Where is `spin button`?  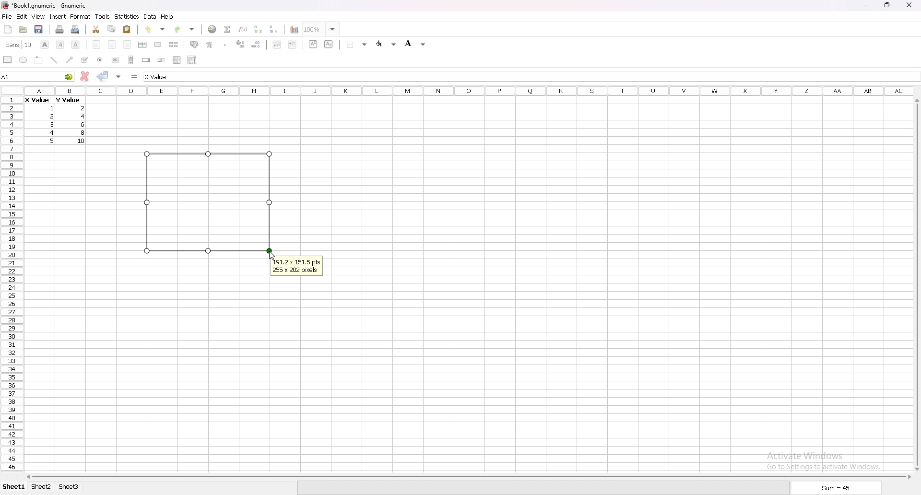
spin button is located at coordinates (146, 60).